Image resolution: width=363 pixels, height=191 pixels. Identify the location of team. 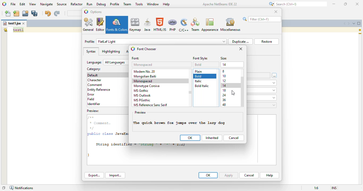
(128, 4).